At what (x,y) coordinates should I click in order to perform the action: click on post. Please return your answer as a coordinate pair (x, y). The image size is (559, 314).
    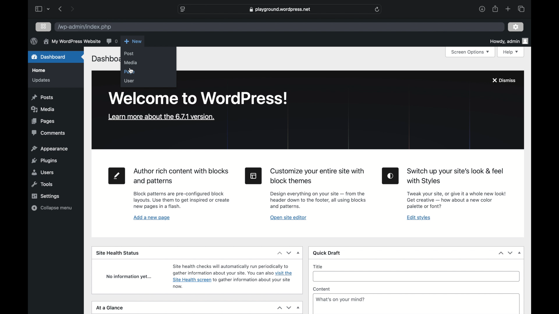
    Looking at the image, I should click on (129, 53).